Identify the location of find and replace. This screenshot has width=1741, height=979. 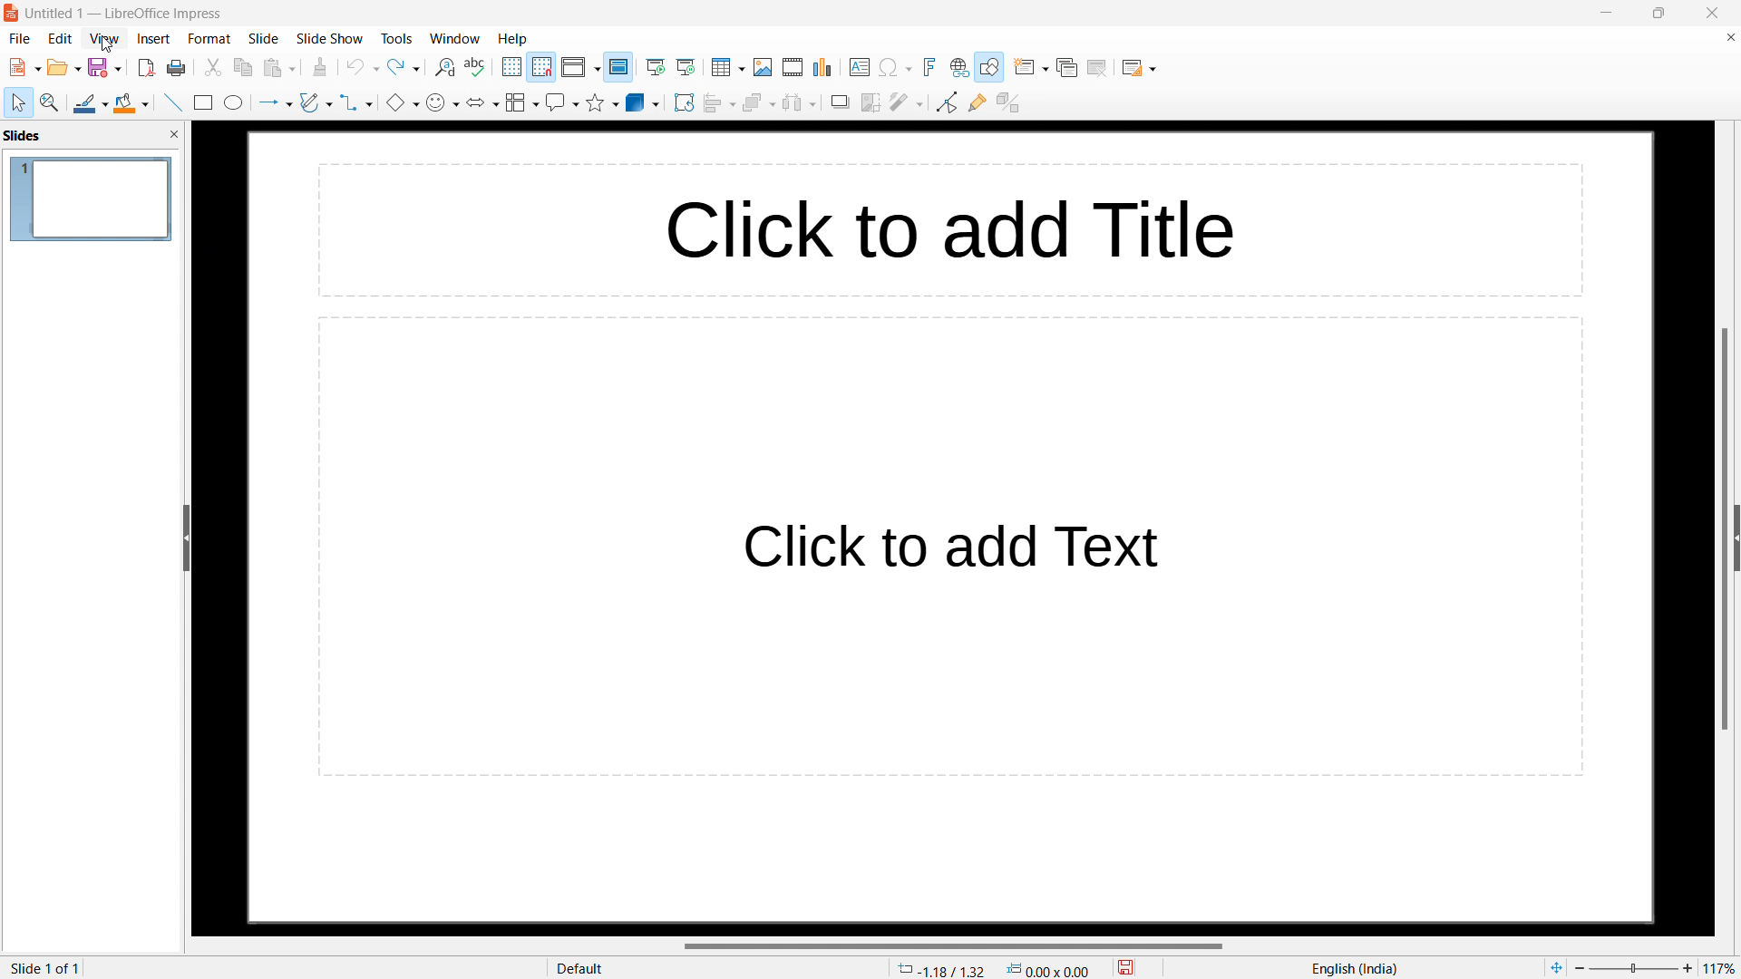
(445, 68).